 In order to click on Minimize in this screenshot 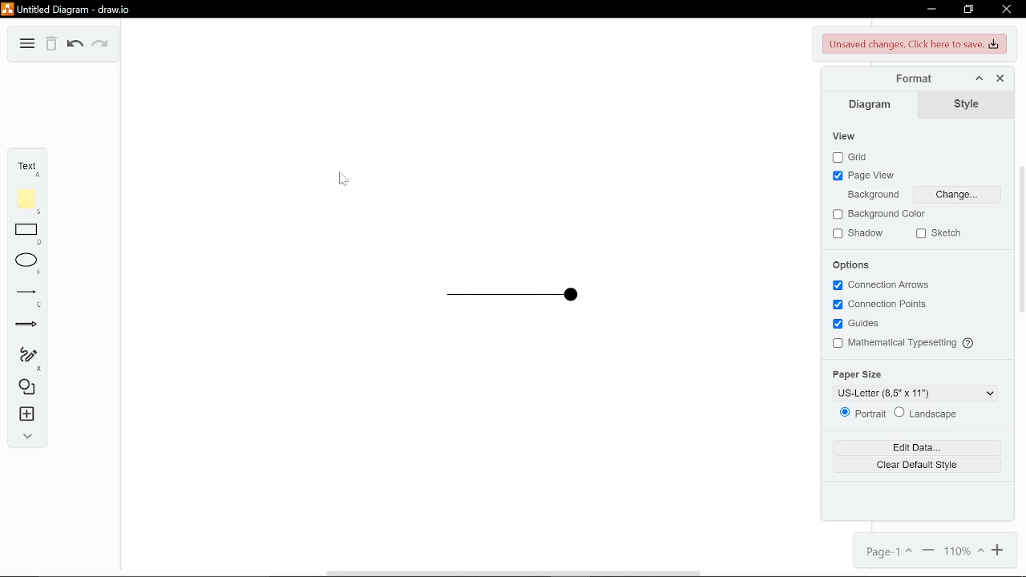, I will do `click(930, 9)`.